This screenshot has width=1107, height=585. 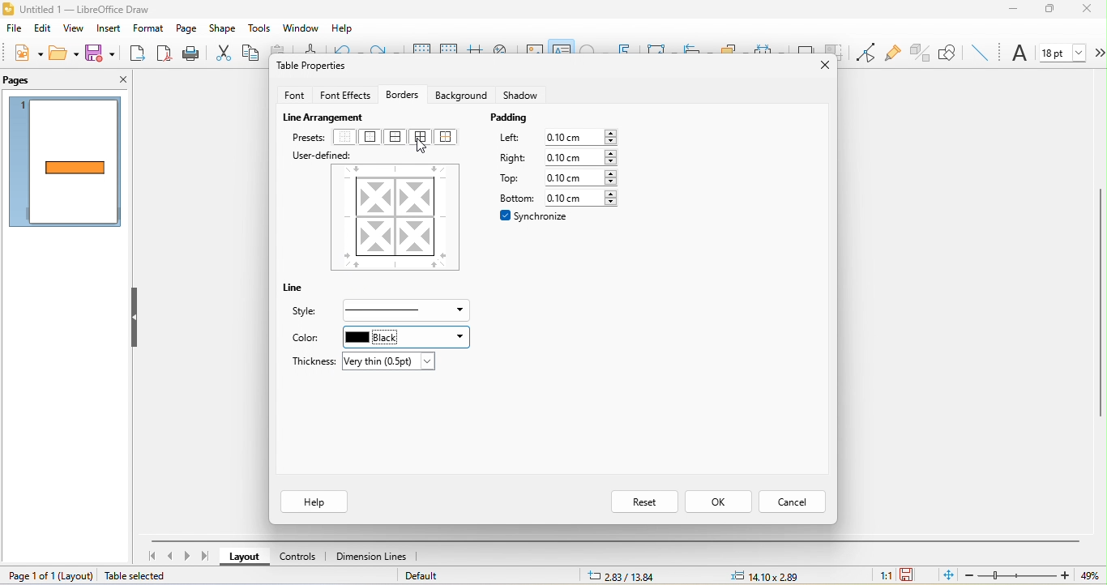 I want to click on synchronize, so click(x=535, y=216).